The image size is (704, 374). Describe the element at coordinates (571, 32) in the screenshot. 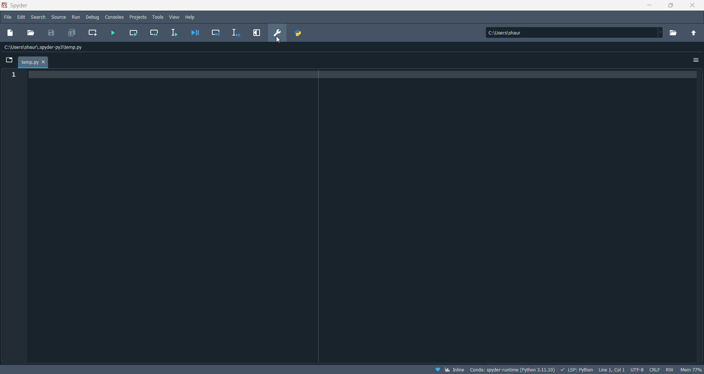

I see `path` at that location.